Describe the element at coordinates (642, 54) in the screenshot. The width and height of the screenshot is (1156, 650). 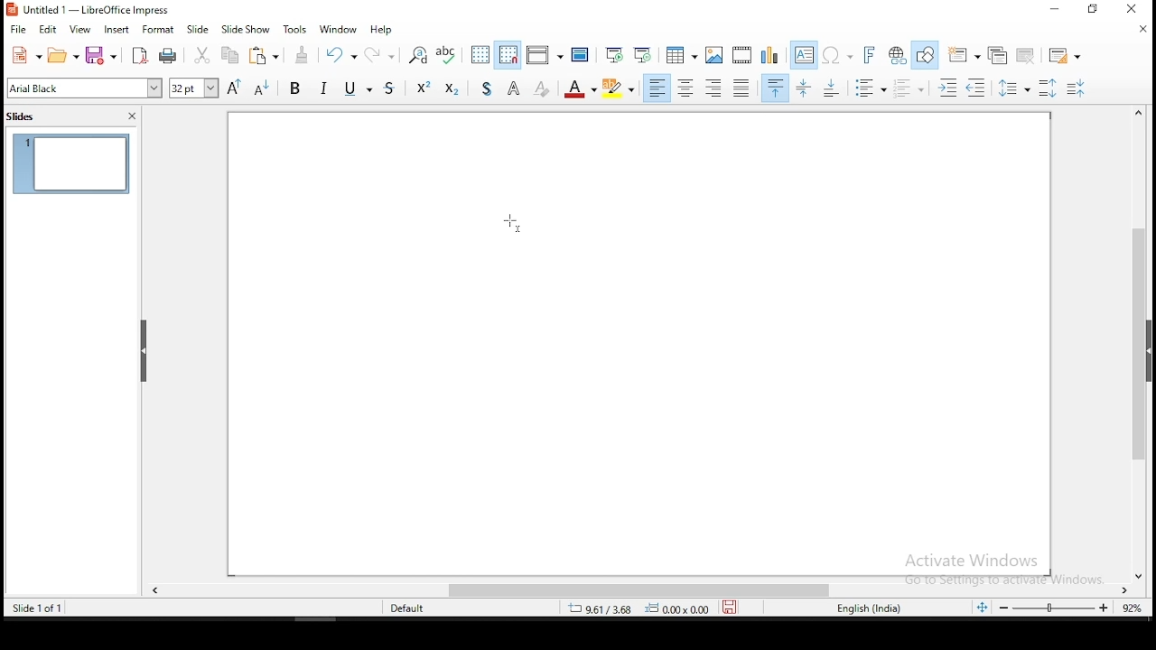
I see `start from current slide` at that location.